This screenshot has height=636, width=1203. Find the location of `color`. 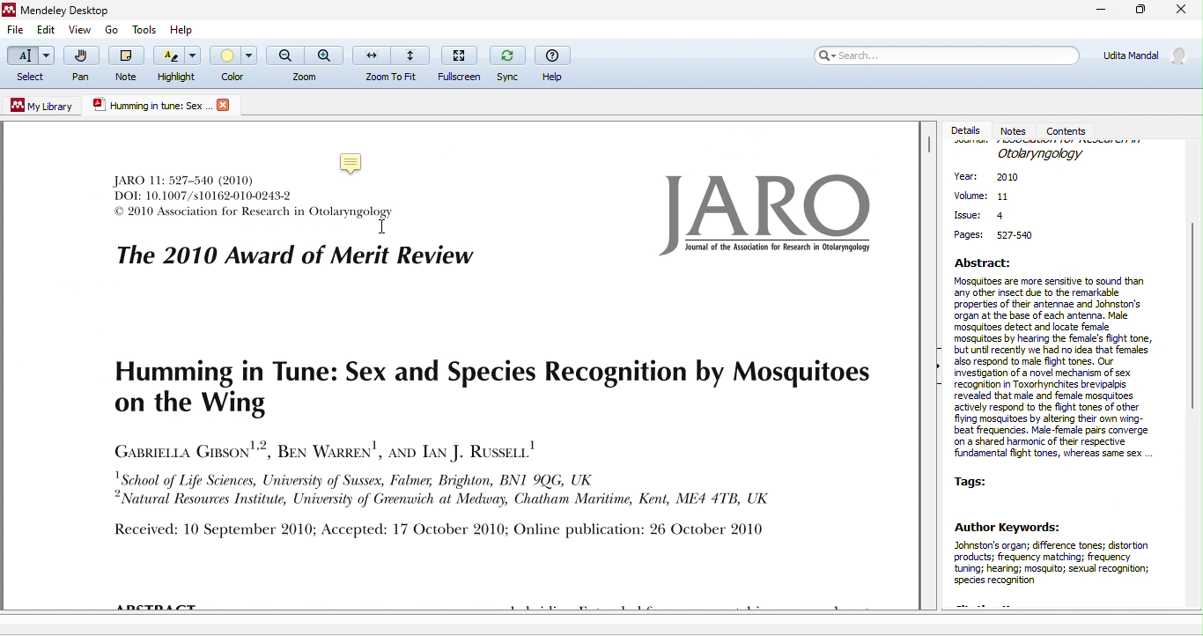

color is located at coordinates (234, 62).